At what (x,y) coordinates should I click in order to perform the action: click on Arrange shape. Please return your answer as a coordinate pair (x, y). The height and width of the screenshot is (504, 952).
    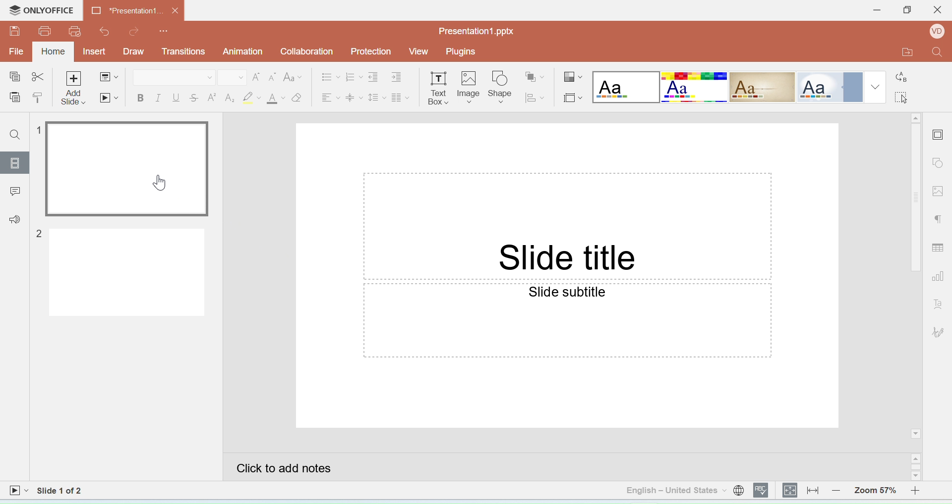
    Looking at the image, I should click on (536, 73).